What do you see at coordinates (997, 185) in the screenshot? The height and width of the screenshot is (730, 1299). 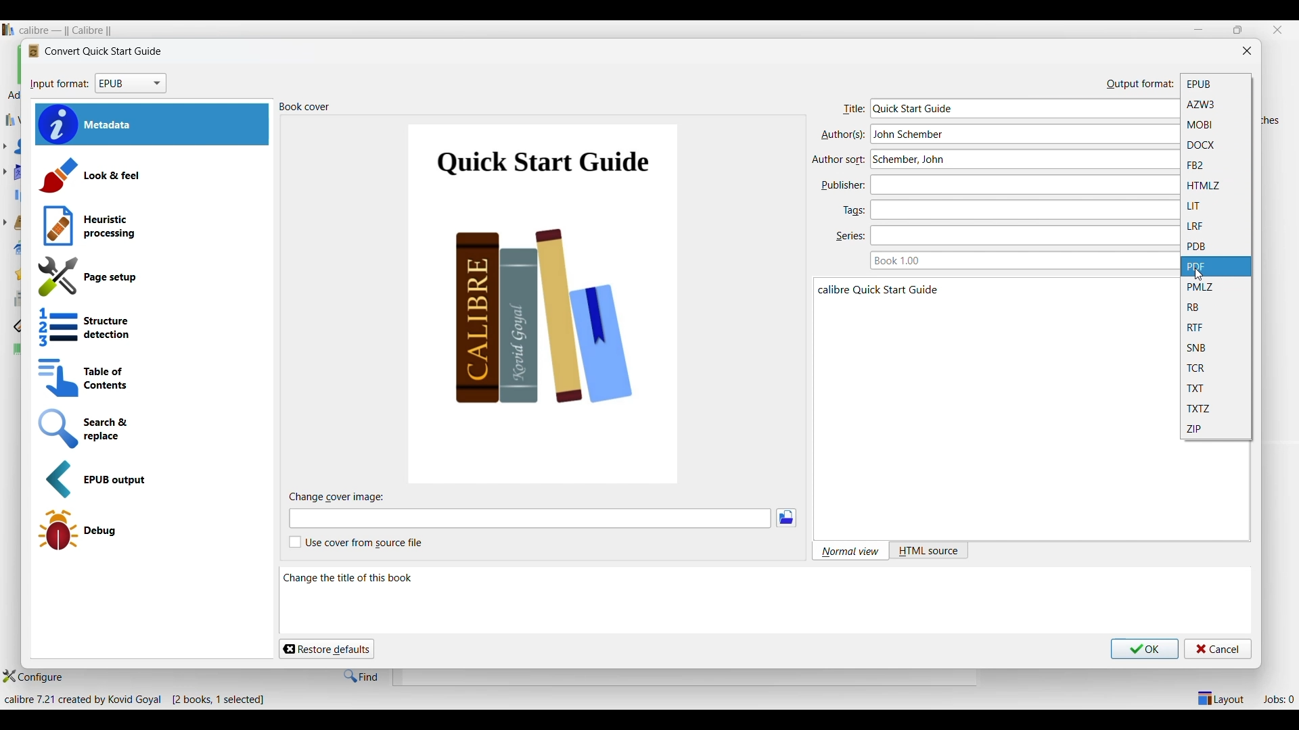 I see `Type in publisher` at bounding box center [997, 185].